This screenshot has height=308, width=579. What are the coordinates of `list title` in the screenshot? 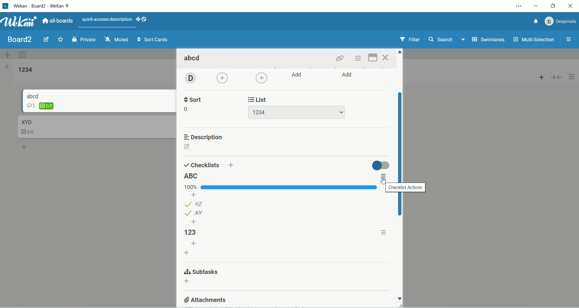 It's located at (192, 176).